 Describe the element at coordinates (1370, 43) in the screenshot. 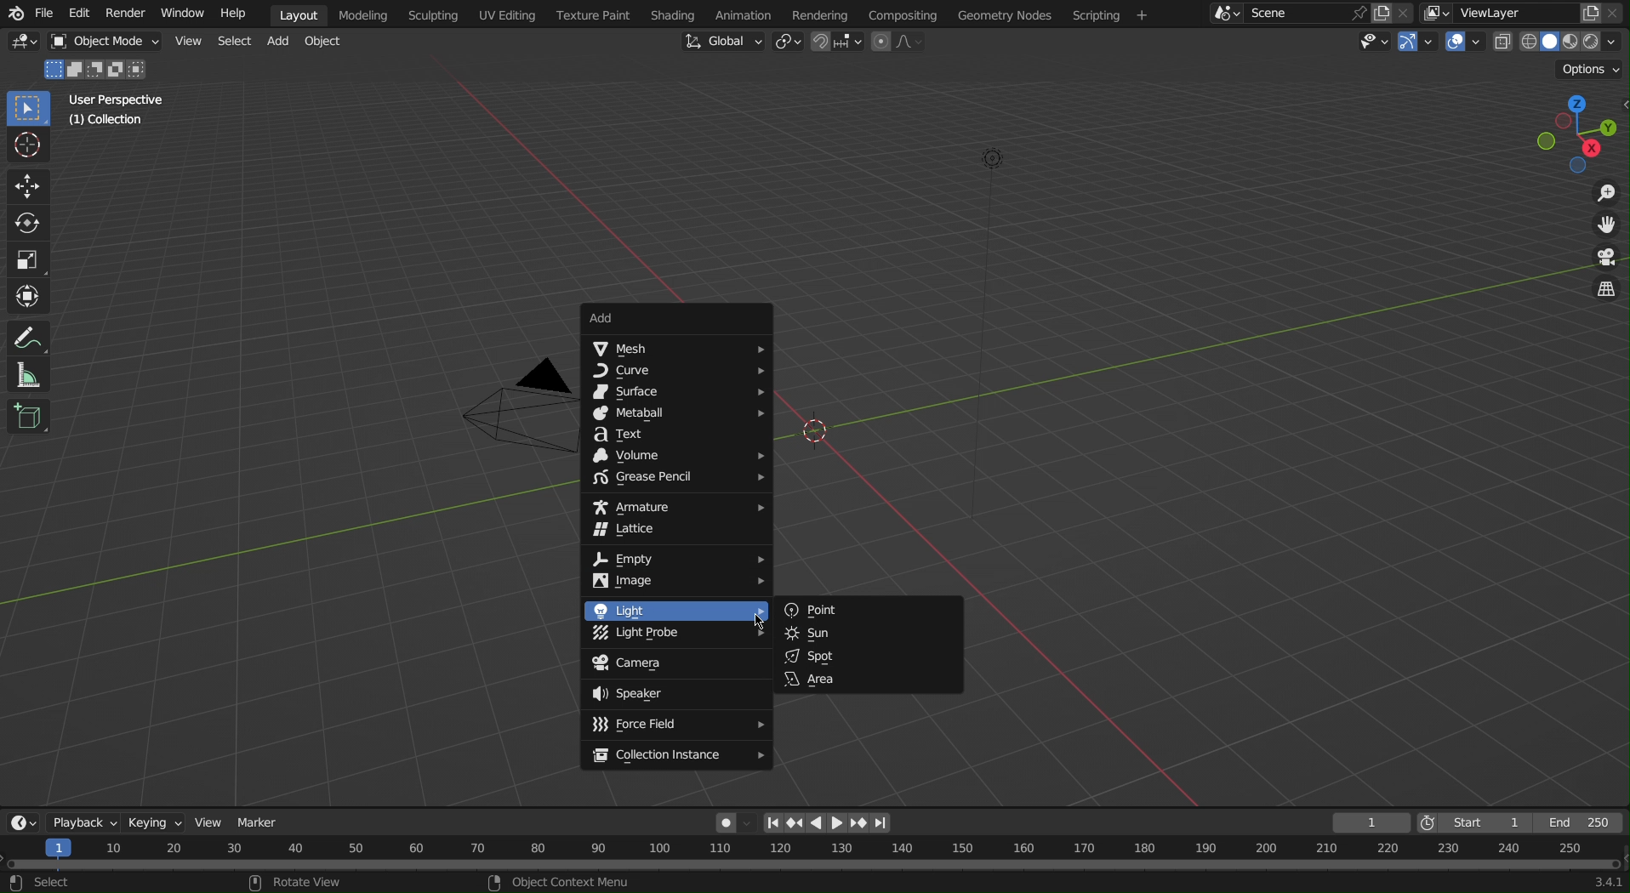

I see `Show Object Types` at that location.